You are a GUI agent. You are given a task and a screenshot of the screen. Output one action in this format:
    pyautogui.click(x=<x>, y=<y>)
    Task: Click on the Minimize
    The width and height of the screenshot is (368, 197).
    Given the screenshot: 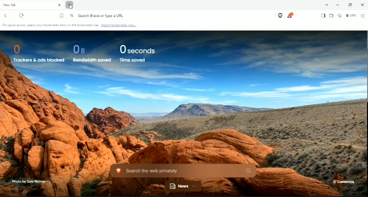 What is the action you would take?
    pyautogui.click(x=337, y=5)
    